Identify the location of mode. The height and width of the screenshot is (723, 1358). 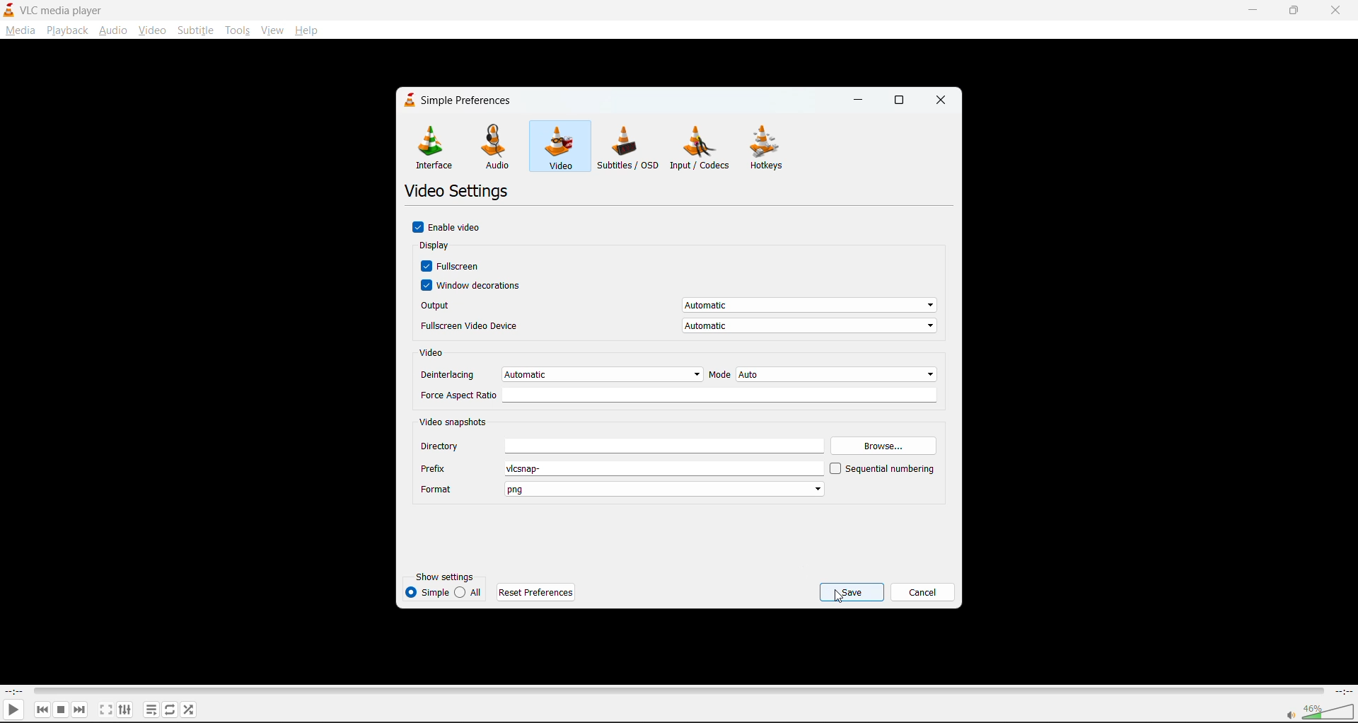
(824, 374).